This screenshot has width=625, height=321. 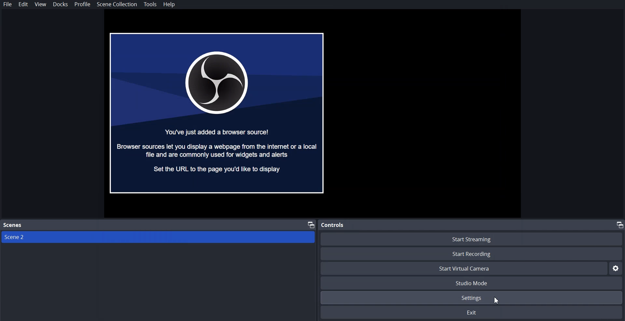 I want to click on Start Virtual Camera, so click(x=464, y=268).